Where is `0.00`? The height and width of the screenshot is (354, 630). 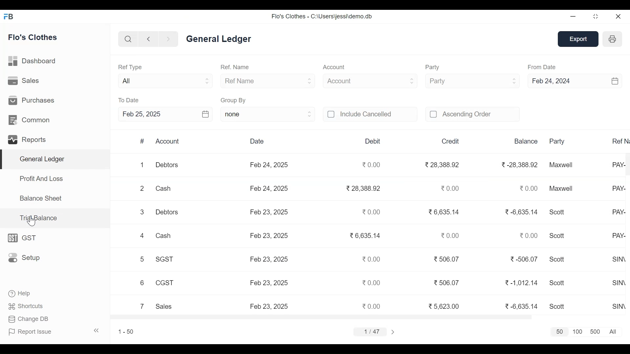 0.00 is located at coordinates (371, 164).